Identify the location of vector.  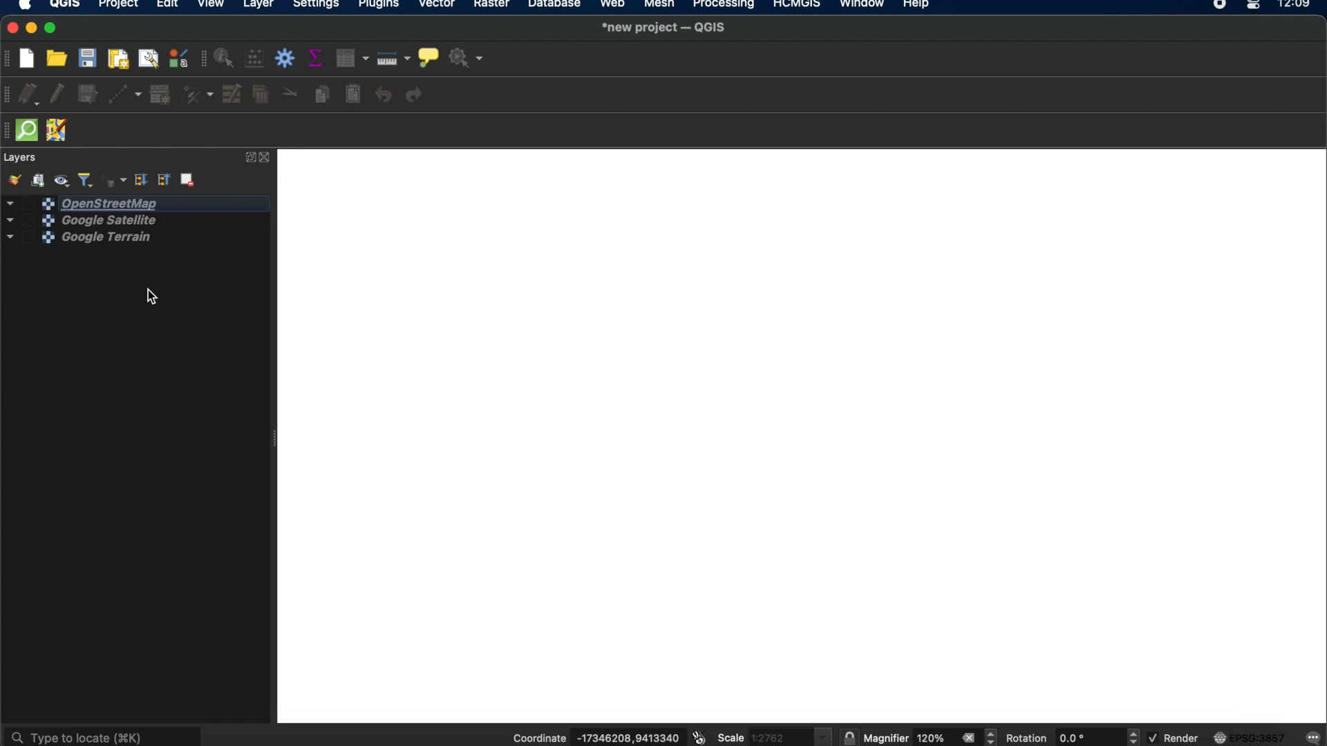
(438, 6).